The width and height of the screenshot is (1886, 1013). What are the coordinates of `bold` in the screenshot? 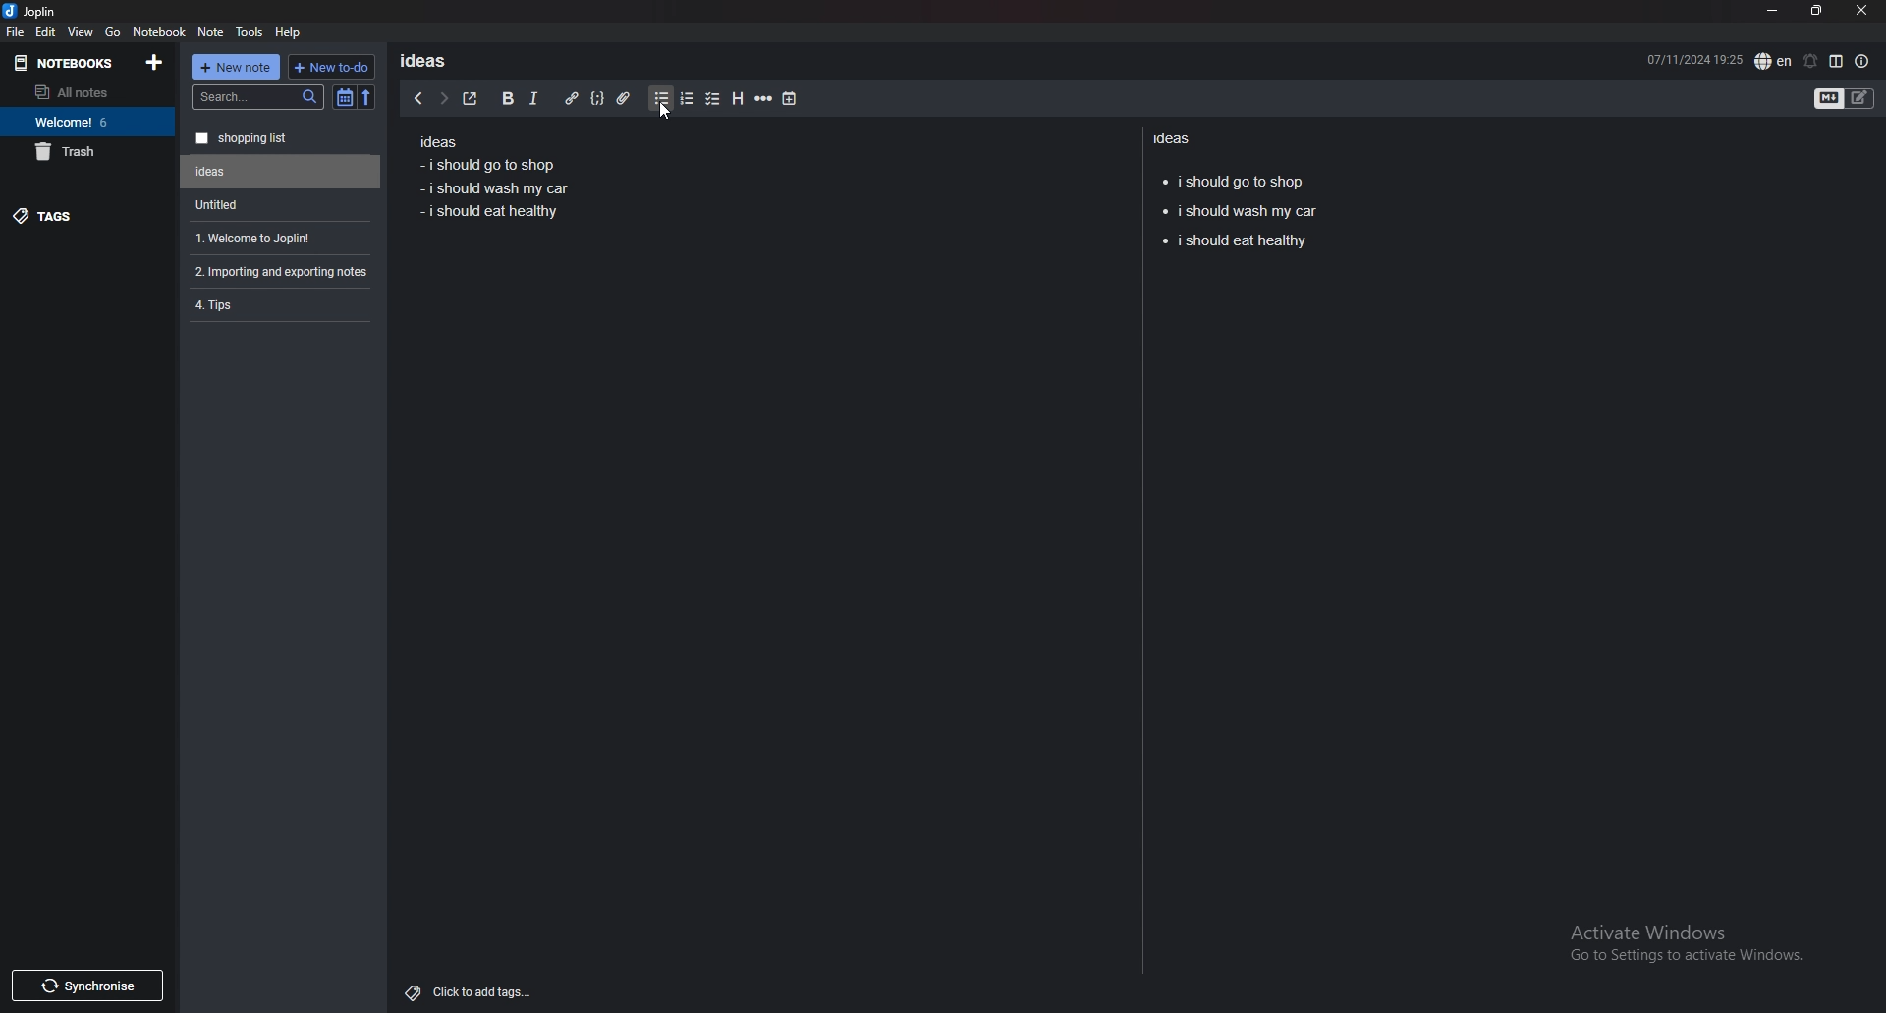 It's located at (506, 99).